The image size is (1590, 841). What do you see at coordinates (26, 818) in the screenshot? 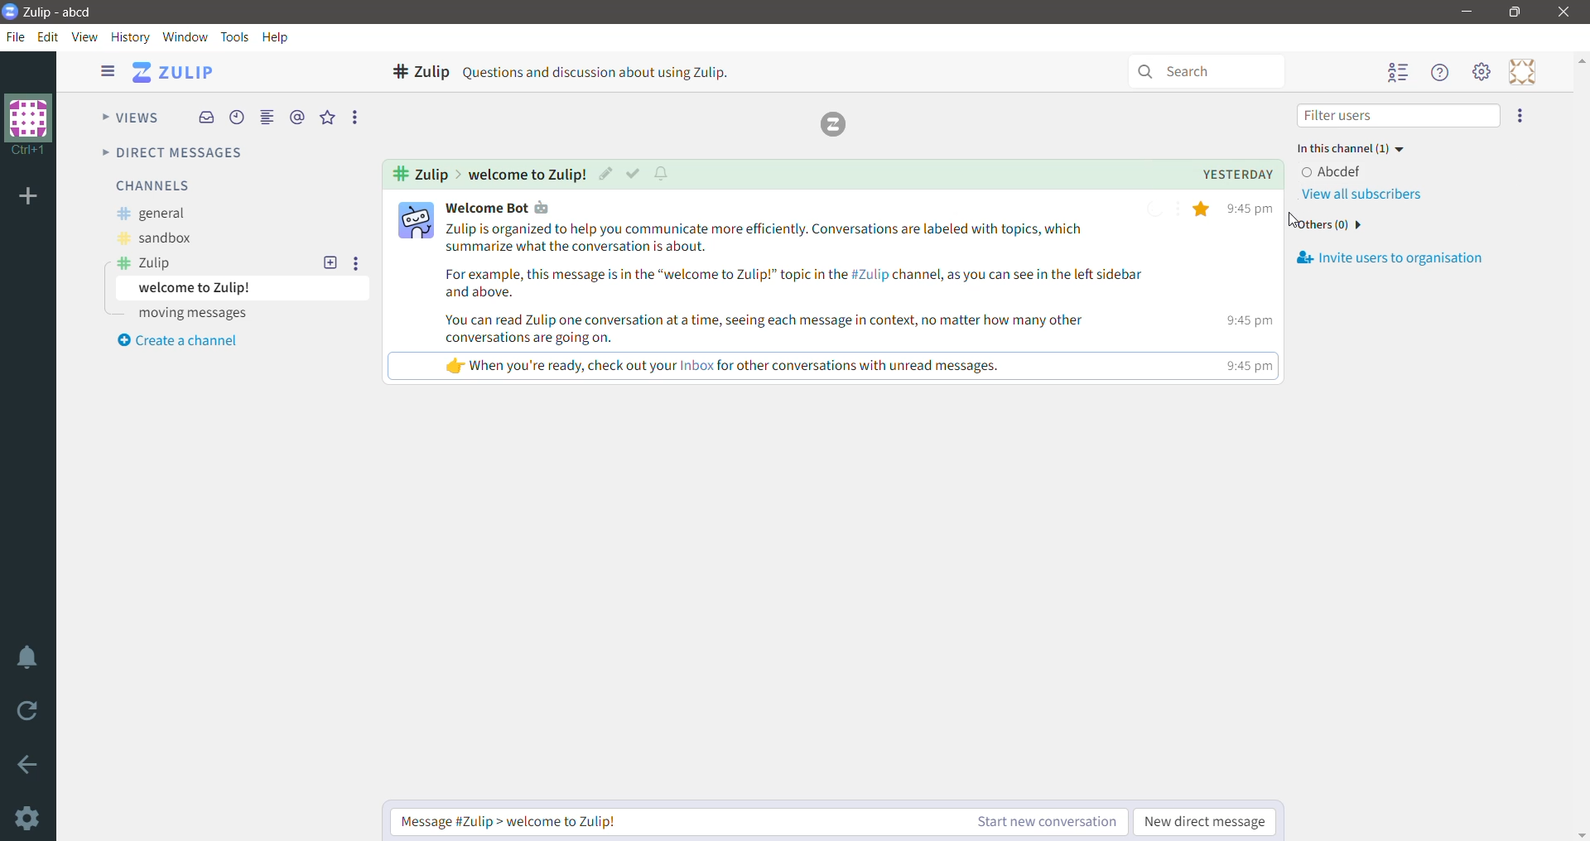
I see `Settings` at bounding box center [26, 818].